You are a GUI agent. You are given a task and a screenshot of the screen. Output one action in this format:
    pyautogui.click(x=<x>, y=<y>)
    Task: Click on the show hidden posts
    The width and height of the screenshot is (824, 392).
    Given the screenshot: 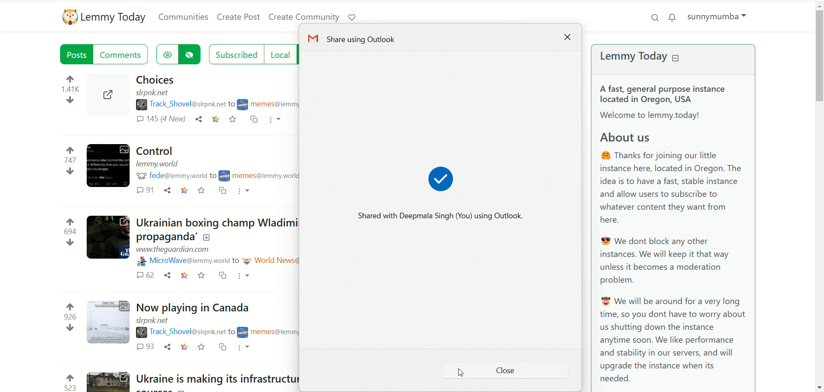 What is the action you would take?
    pyautogui.click(x=166, y=54)
    